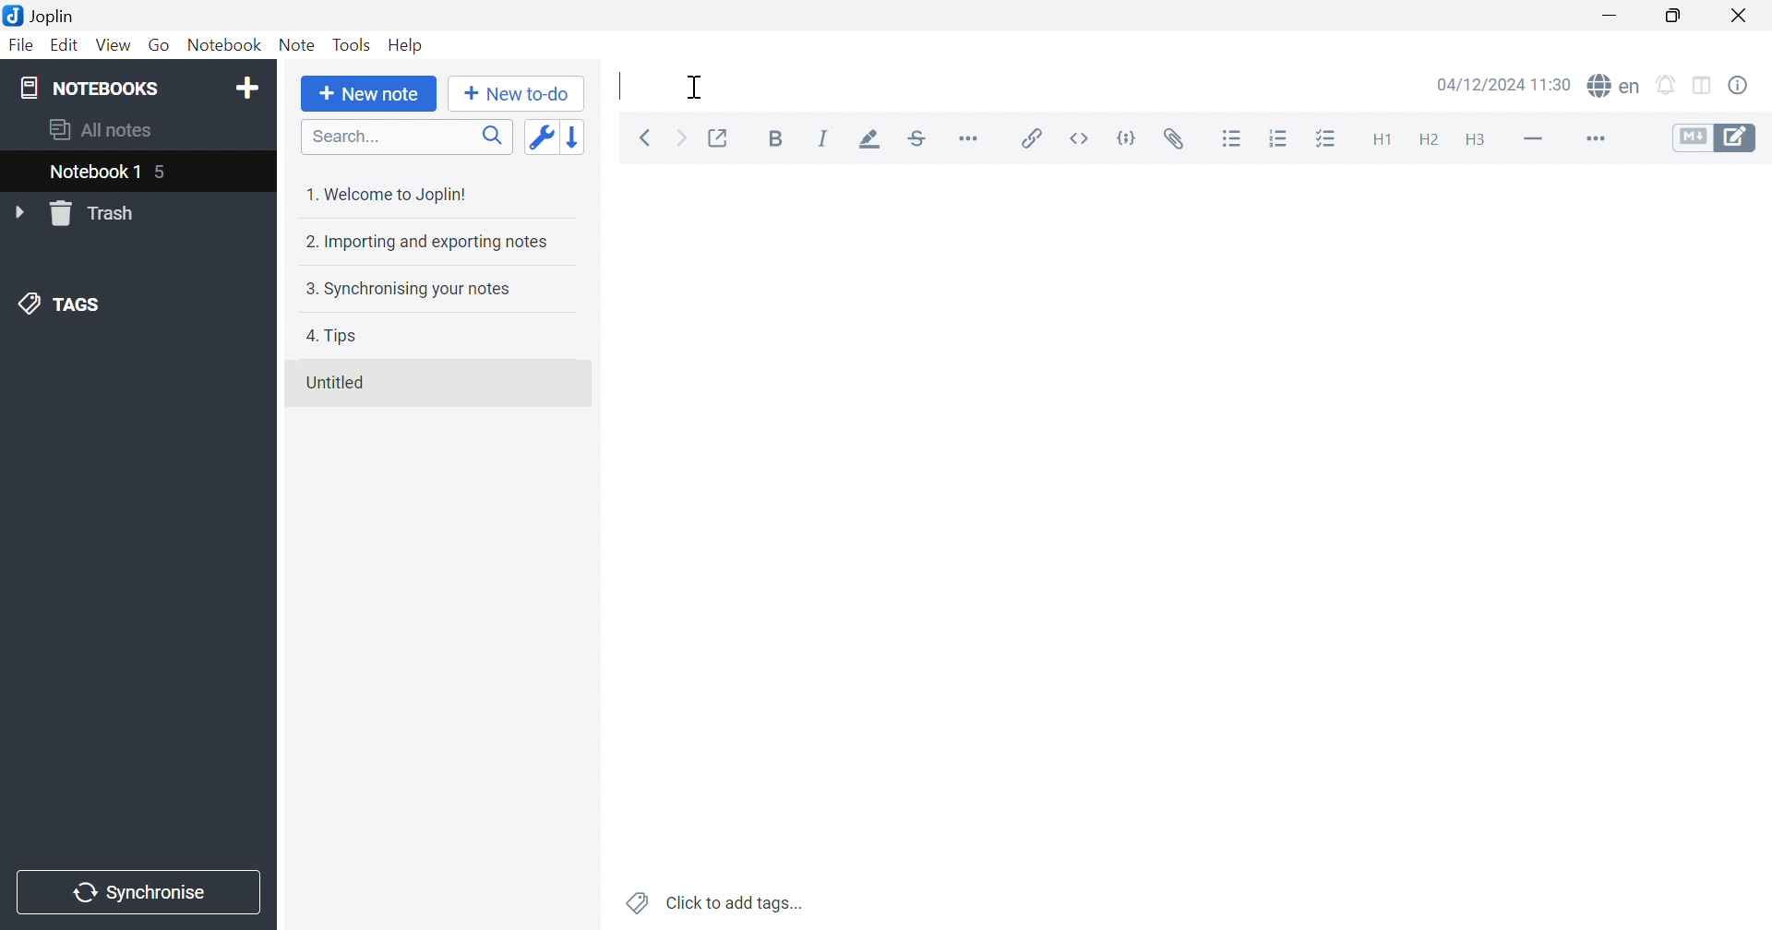  I want to click on 3. Synchronising your notes, so click(407, 287).